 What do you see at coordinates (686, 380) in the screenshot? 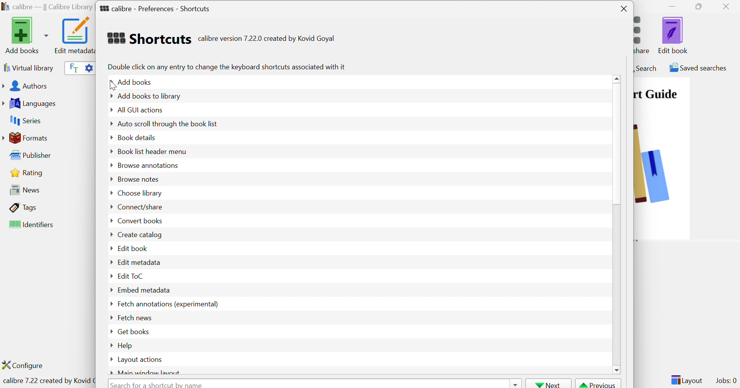
I see `Layout:0` at bounding box center [686, 380].